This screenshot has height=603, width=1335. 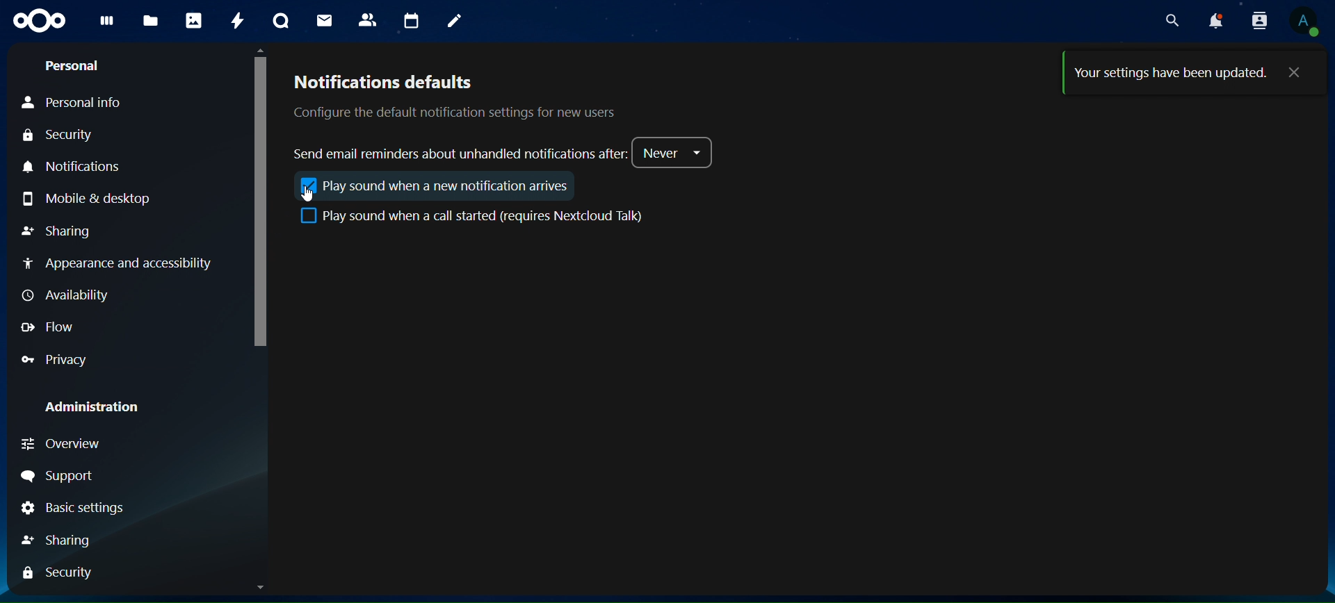 What do you see at coordinates (57, 361) in the screenshot?
I see `Privacy` at bounding box center [57, 361].